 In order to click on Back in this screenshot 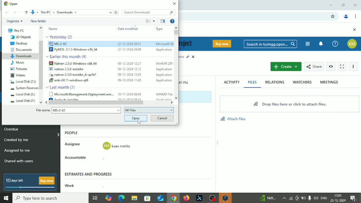, I will do `click(7, 12)`.